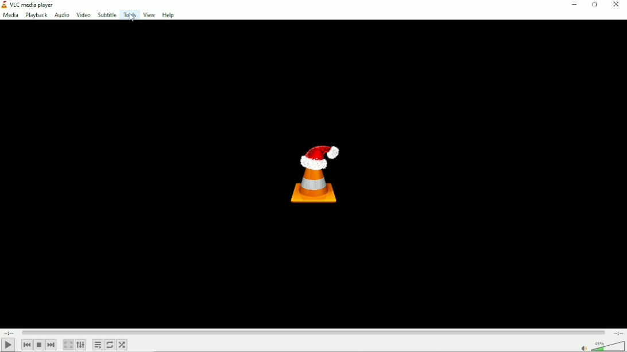 This screenshot has height=352, width=627. Describe the element at coordinates (601, 346) in the screenshot. I see `Volume` at that location.